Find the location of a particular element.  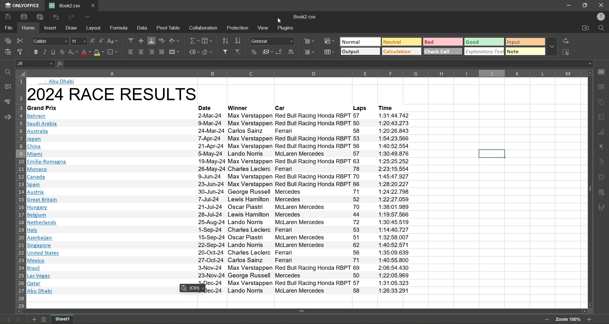

winner is located at coordinates (240, 107).